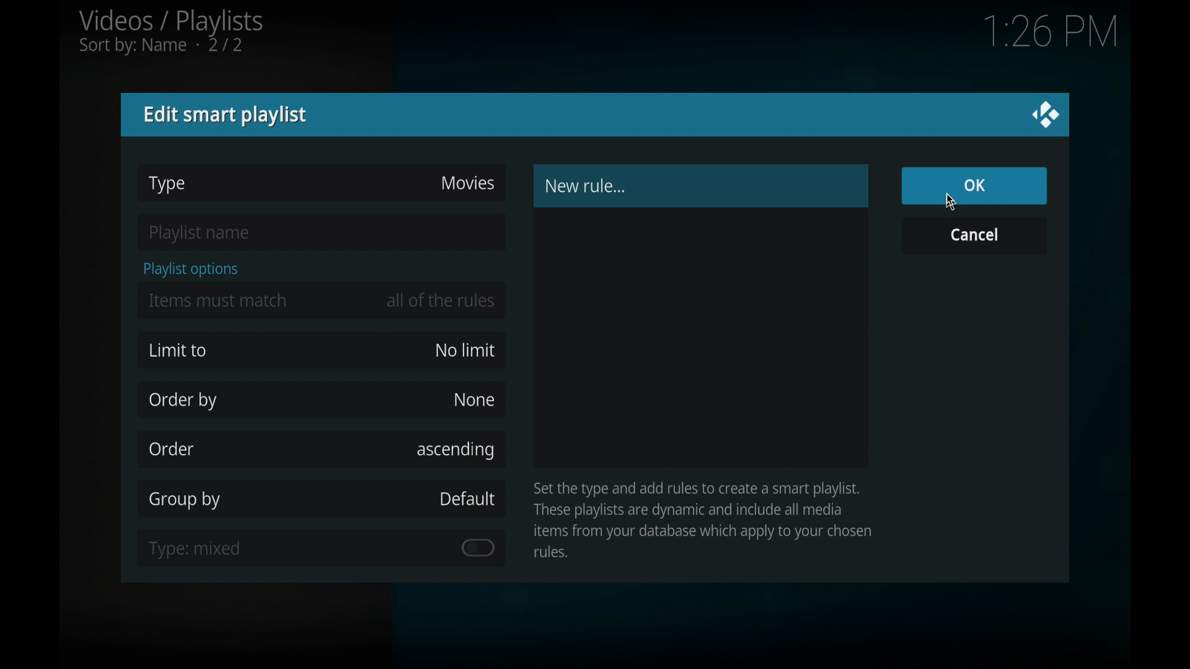 The width and height of the screenshot is (1190, 669). I want to click on none, so click(474, 399).